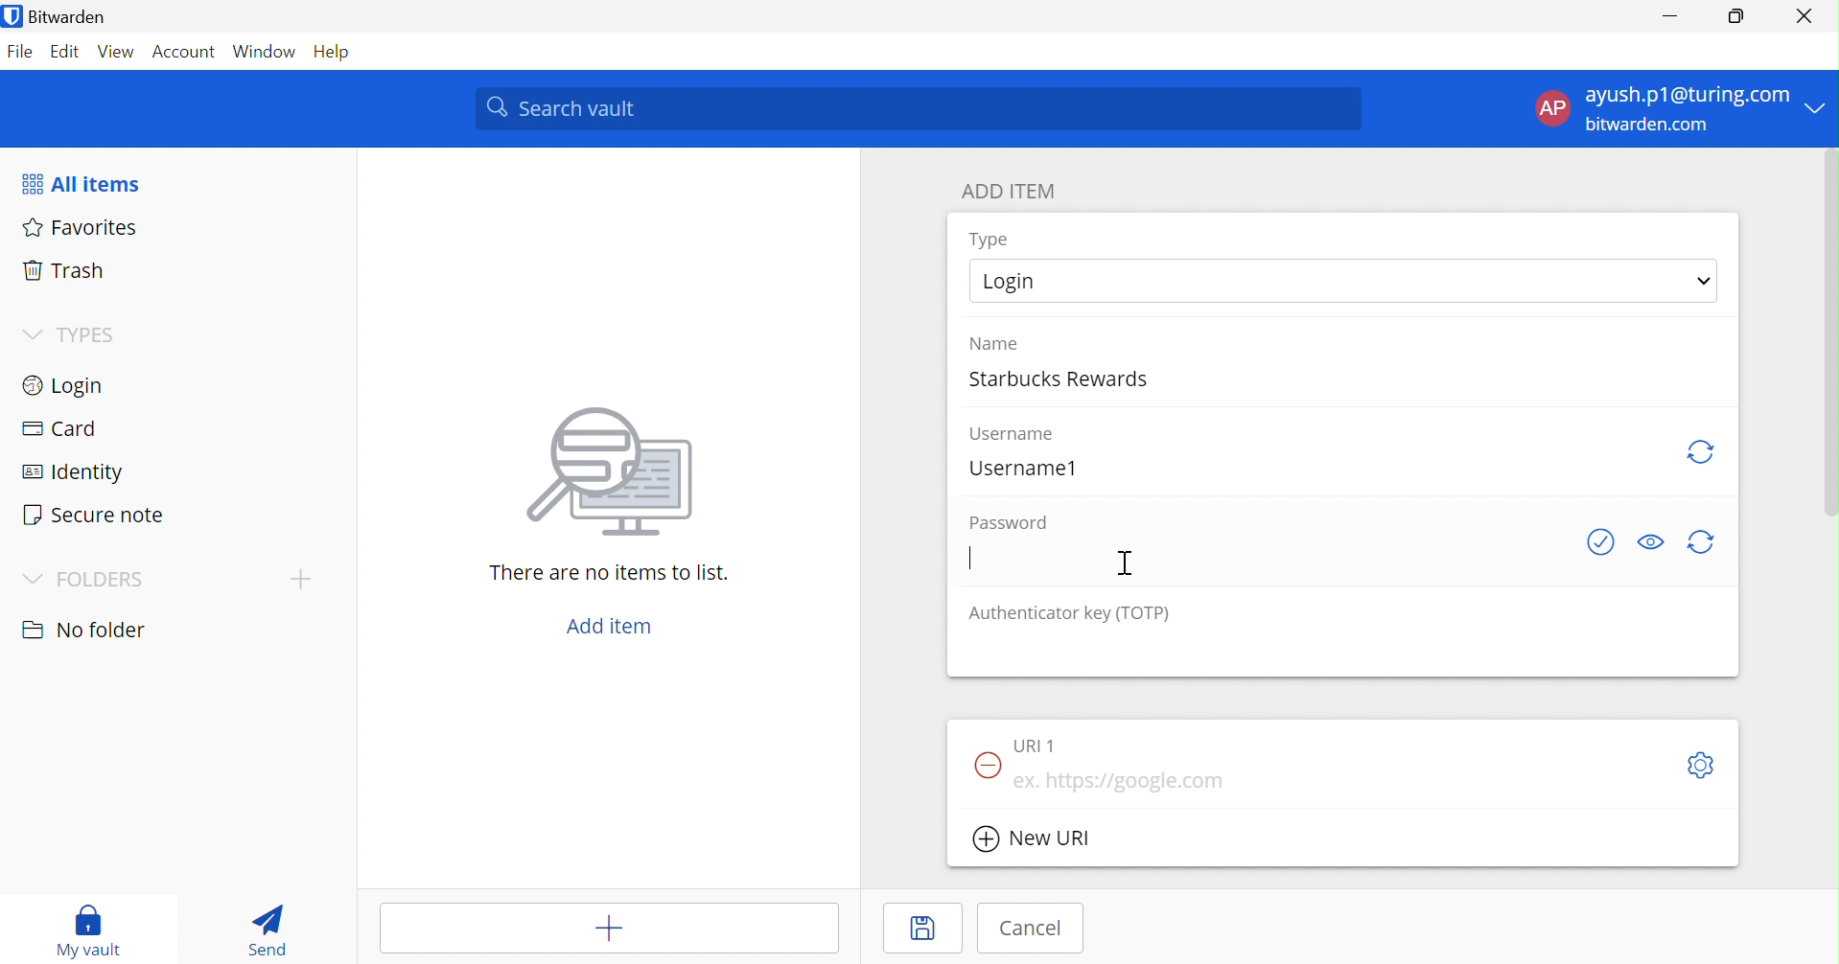 The height and width of the screenshot is (964, 1839). Describe the element at coordinates (102, 582) in the screenshot. I see `FOLDERS` at that location.